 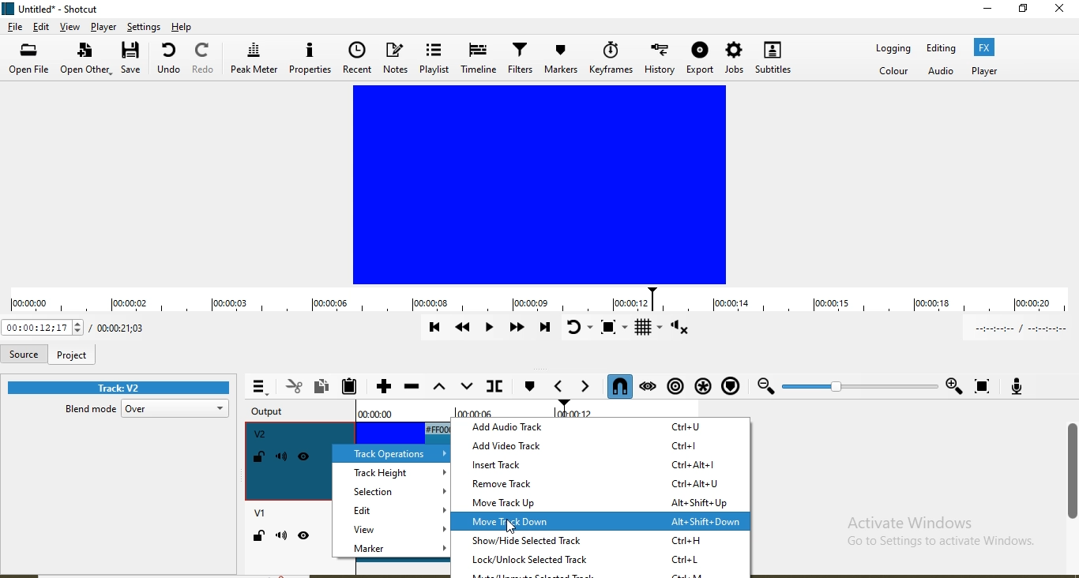 What do you see at coordinates (562, 57) in the screenshot?
I see `Markers` at bounding box center [562, 57].